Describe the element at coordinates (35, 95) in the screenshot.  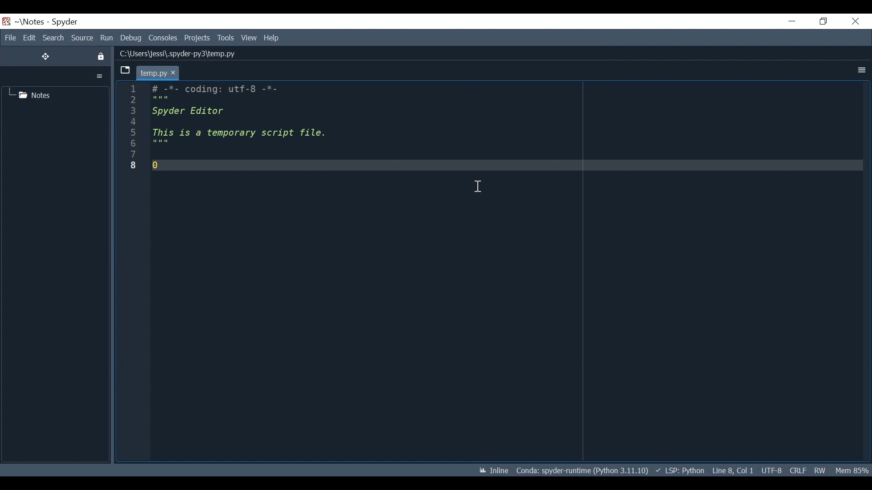
I see `Project Folder` at that location.